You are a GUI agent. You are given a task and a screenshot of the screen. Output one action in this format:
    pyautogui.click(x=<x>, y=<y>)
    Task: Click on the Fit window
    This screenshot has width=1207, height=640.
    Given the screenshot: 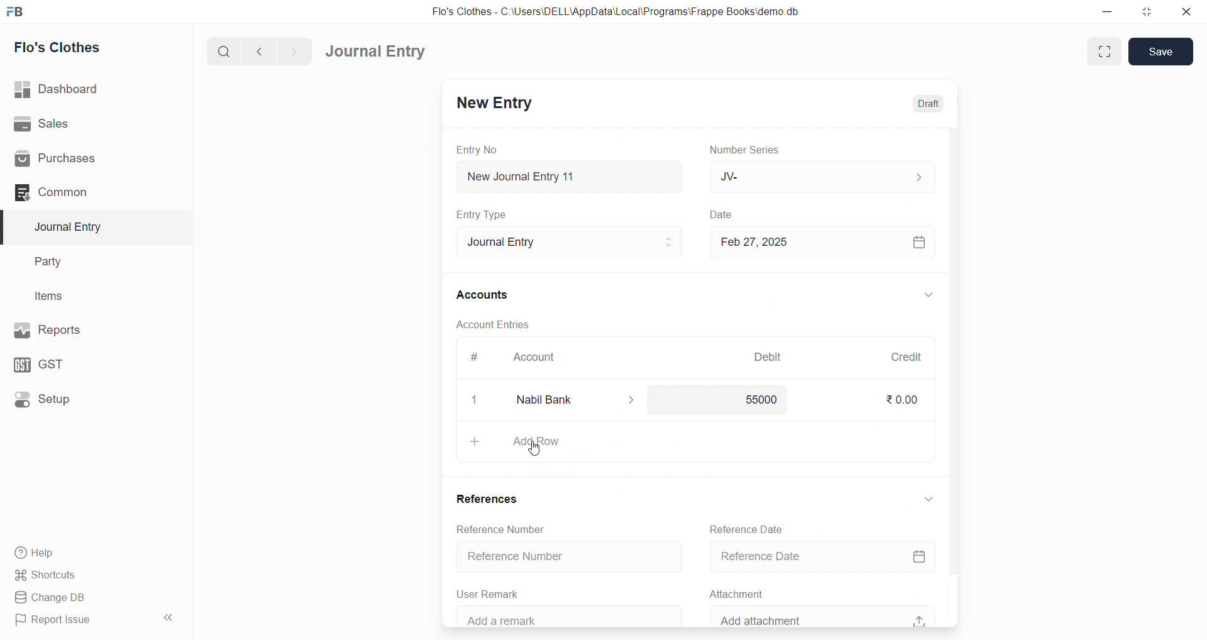 What is the action you would take?
    pyautogui.click(x=1103, y=52)
    